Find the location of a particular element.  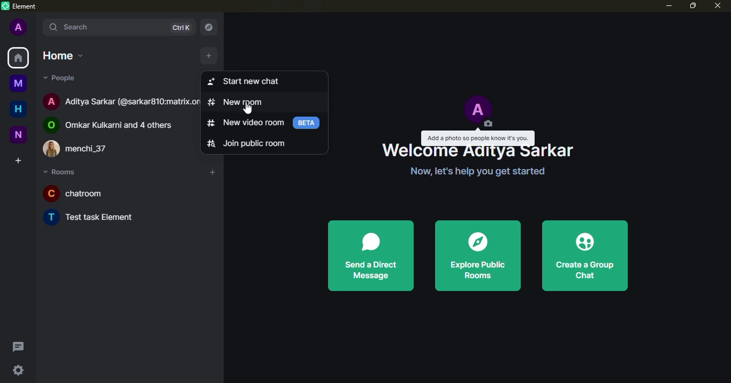

new room is located at coordinates (237, 102).